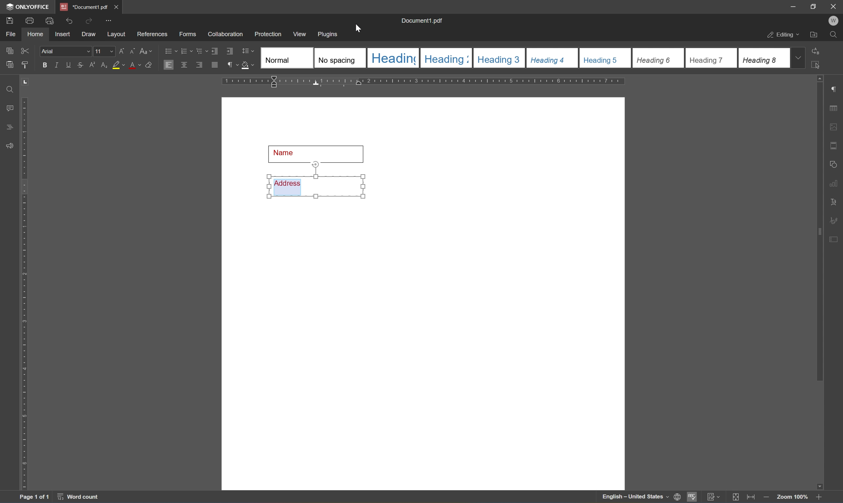 This screenshot has width=843, height=503. What do you see at coordinates (736, 497) in the screenshot?
I see `fit to page` at bounding box center [736, 497].